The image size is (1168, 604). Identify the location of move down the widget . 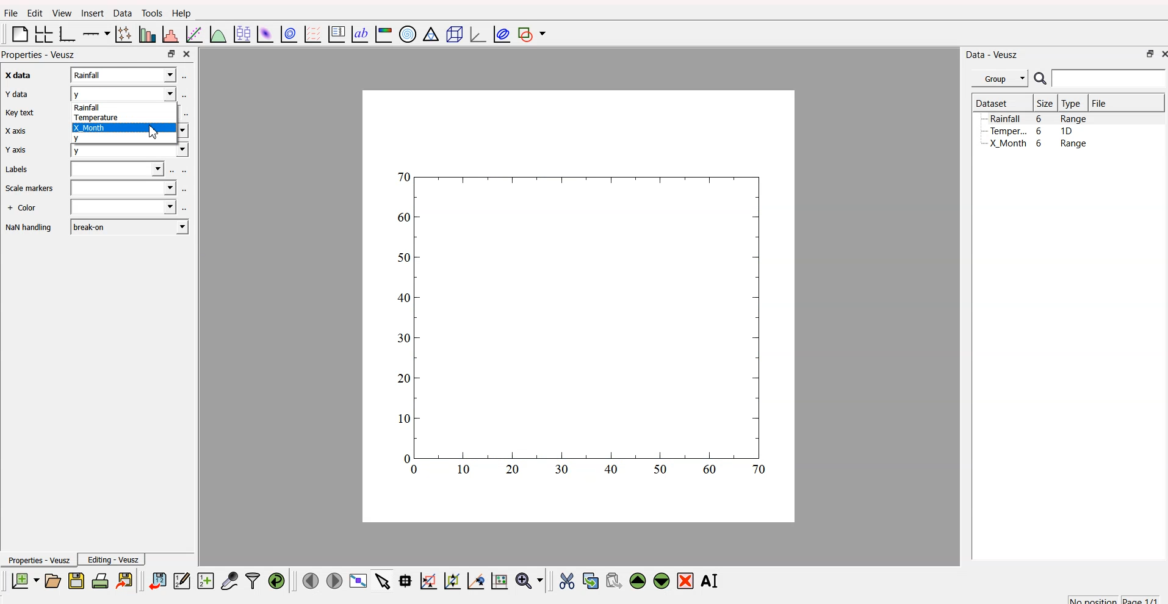
(660, 581).